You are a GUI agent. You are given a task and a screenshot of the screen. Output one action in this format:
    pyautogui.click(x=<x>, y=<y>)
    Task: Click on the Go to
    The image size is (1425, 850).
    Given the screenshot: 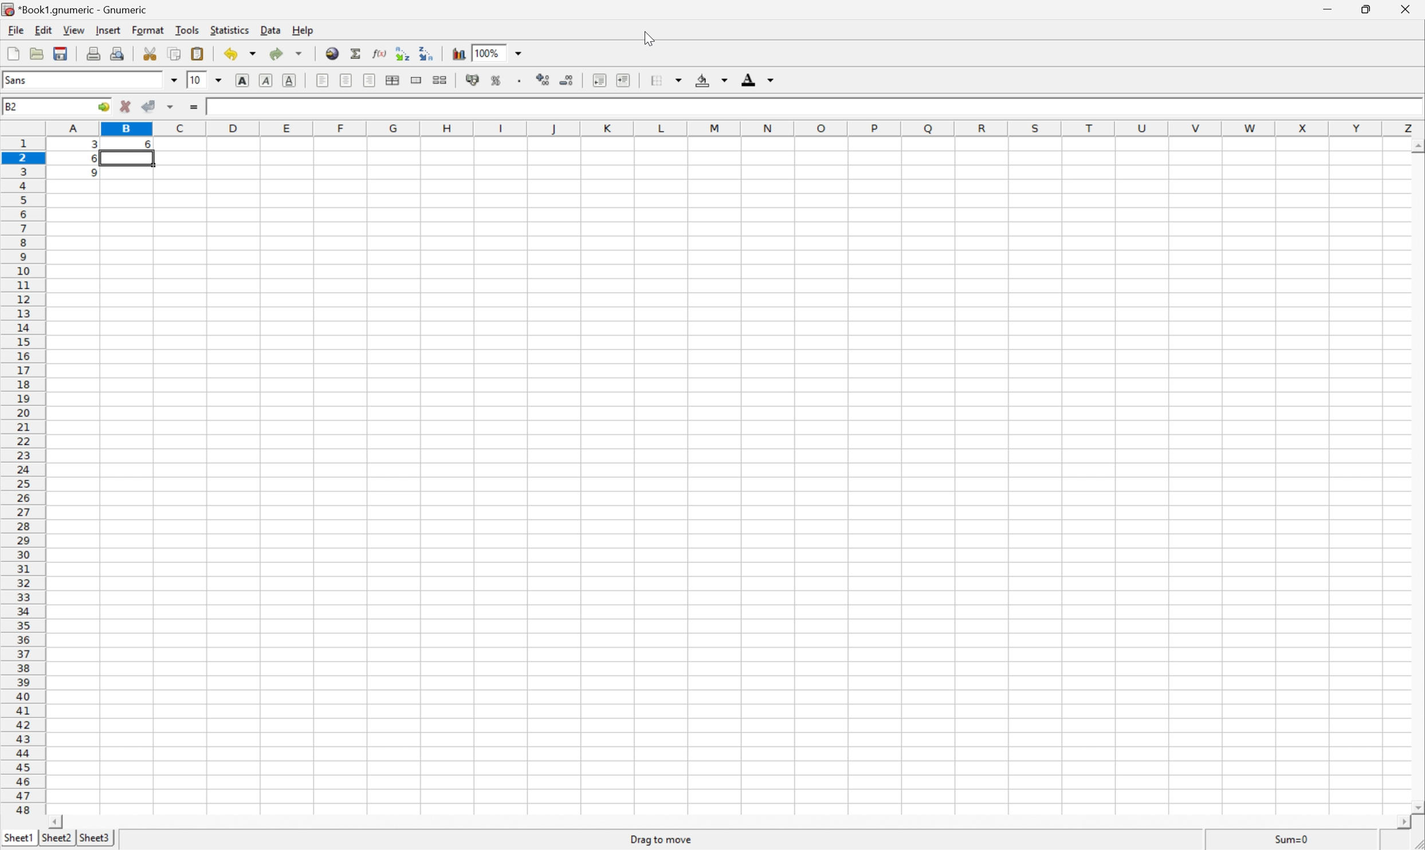 What is the action you would take?
    pyautogui.click(x=104, y=107)
    